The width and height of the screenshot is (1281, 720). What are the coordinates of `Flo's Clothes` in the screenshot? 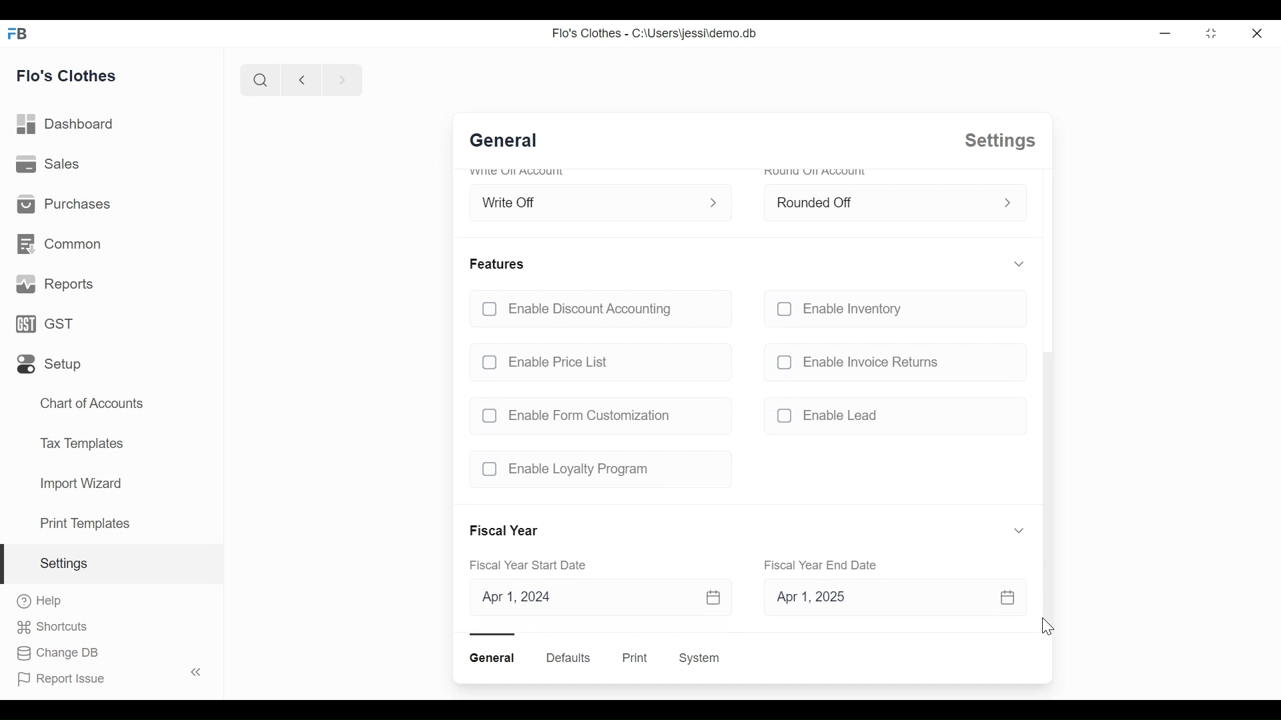 It's located at (67, 74).